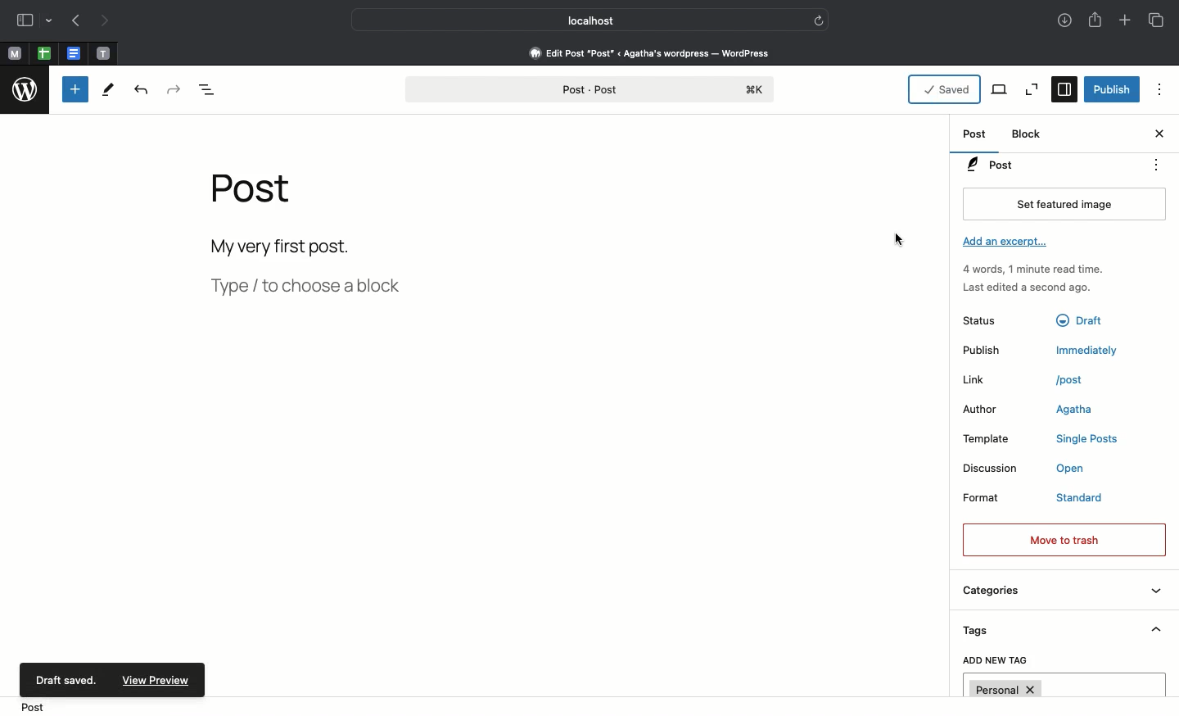  What do you see at coordinates (302, 287) in the screenshot?
I see `Block` at bounding box center [302, 287].